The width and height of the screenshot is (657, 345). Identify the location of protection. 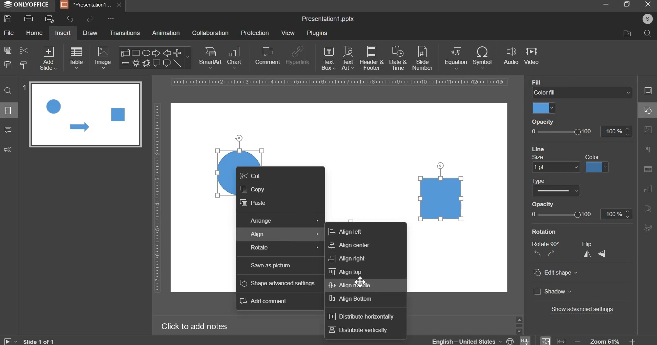
(255, 33).